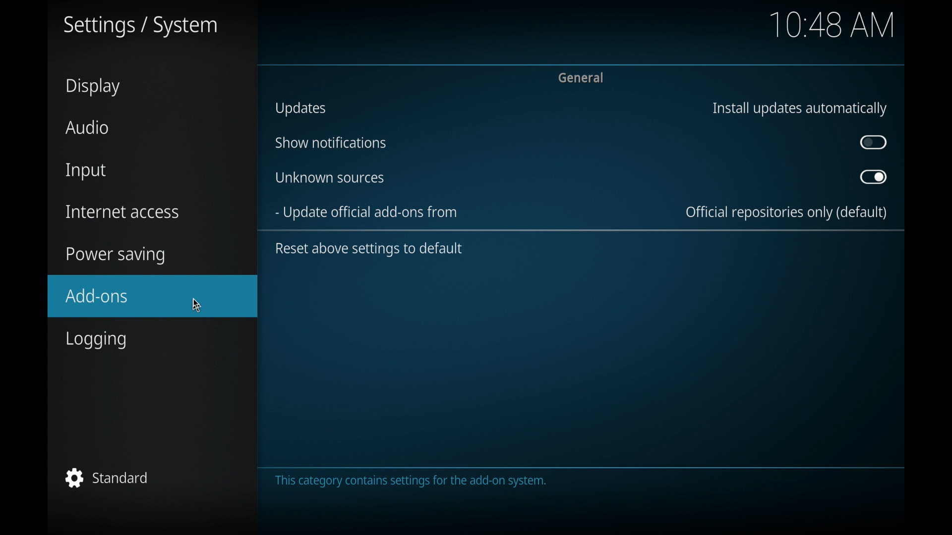 This screenshot has height=535, width=952. What do you see at coordinates (123, 212) in the screenshot?
I see `internet access` at bounding box center [123, 212].